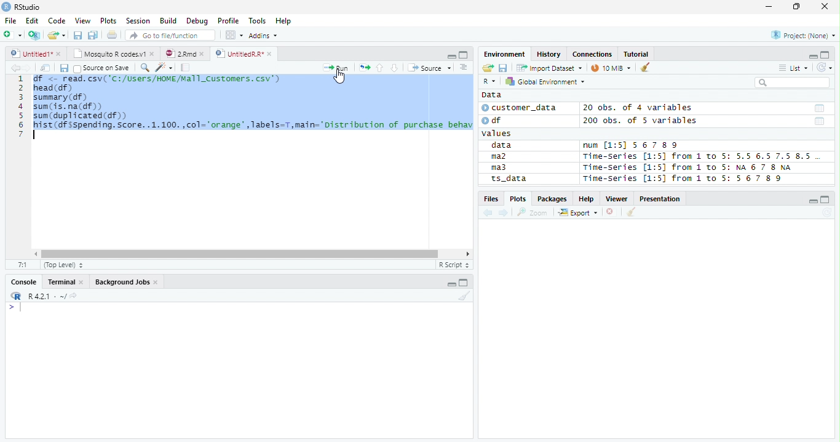 This screenshot has height=442, width=840. What do you see at coordinates (638, 122) in the screenshot?
I see `200 obs. of 5 variables` at bounding box center [638, 122].